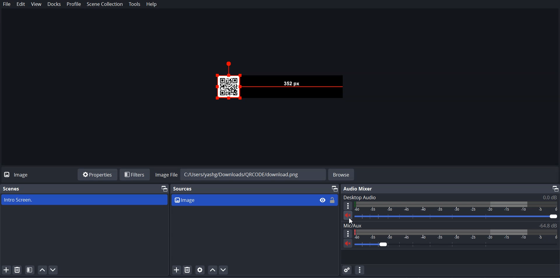  Describe the element at coordinates (6, 270) in the screenshot. I see `Add Scene` at that location.